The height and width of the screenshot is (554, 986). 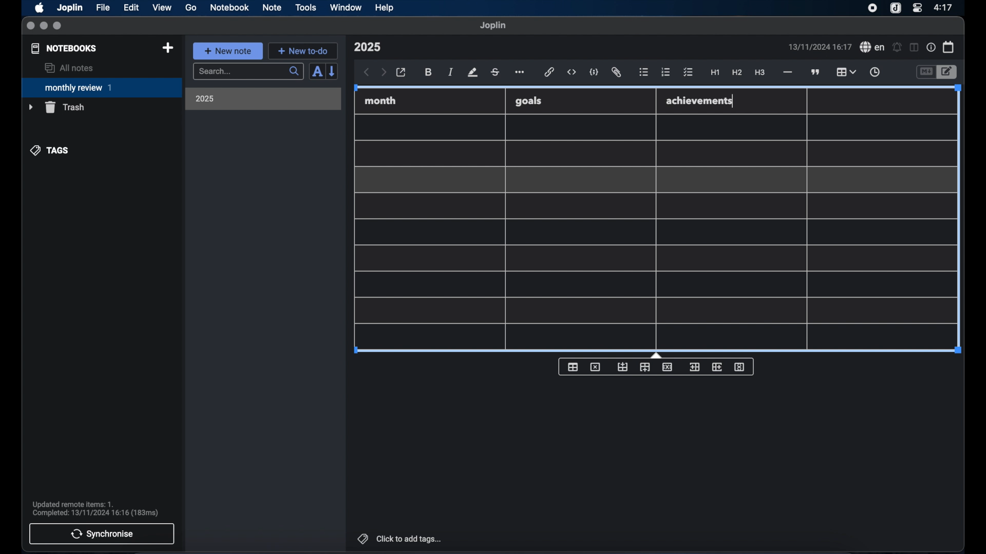 I want to click on inline code, so click(x=572, y=72).